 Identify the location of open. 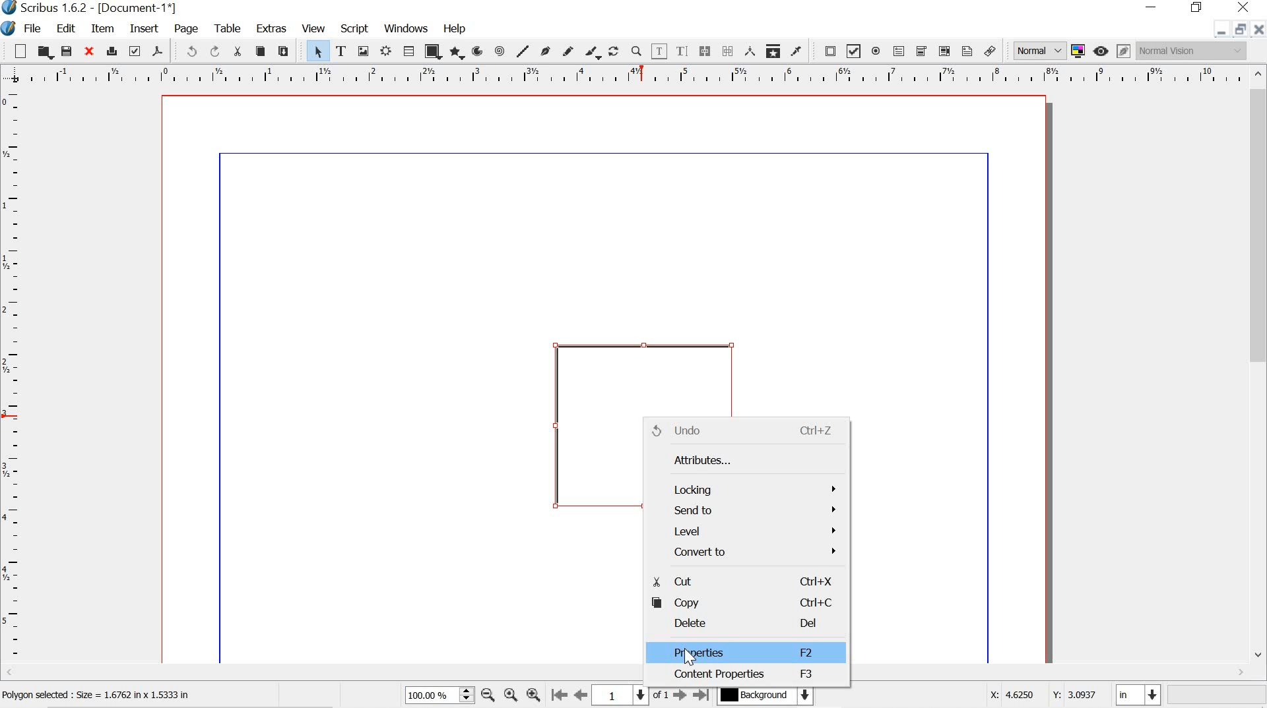
(45, 52).